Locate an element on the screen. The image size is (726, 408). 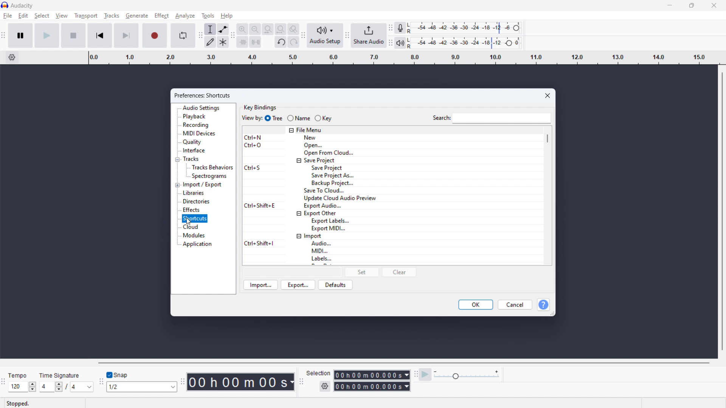
tracks is located at coordinates (112, 15).